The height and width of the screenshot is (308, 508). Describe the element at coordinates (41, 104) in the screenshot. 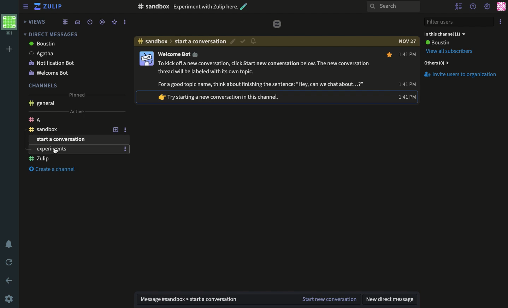

I see `General` at that location.